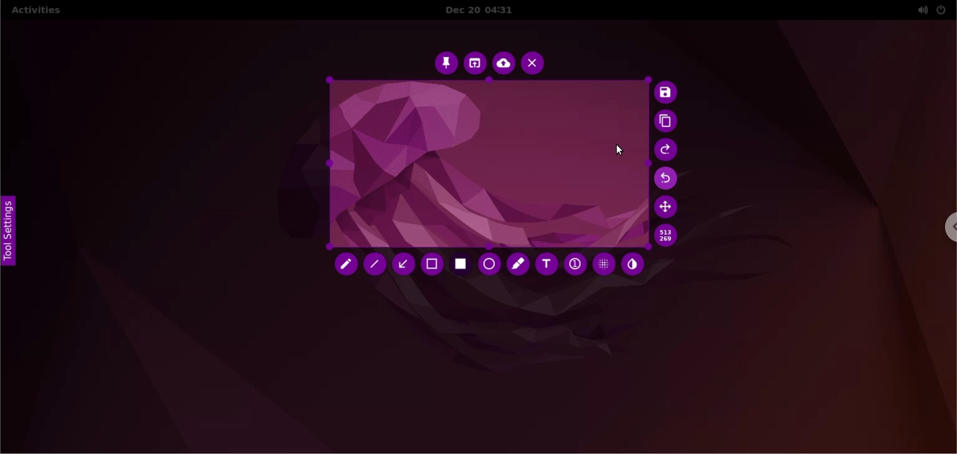  Describe the element at coordinates (462, 265) in the screenshot. I see `rectangle tool` at that location.